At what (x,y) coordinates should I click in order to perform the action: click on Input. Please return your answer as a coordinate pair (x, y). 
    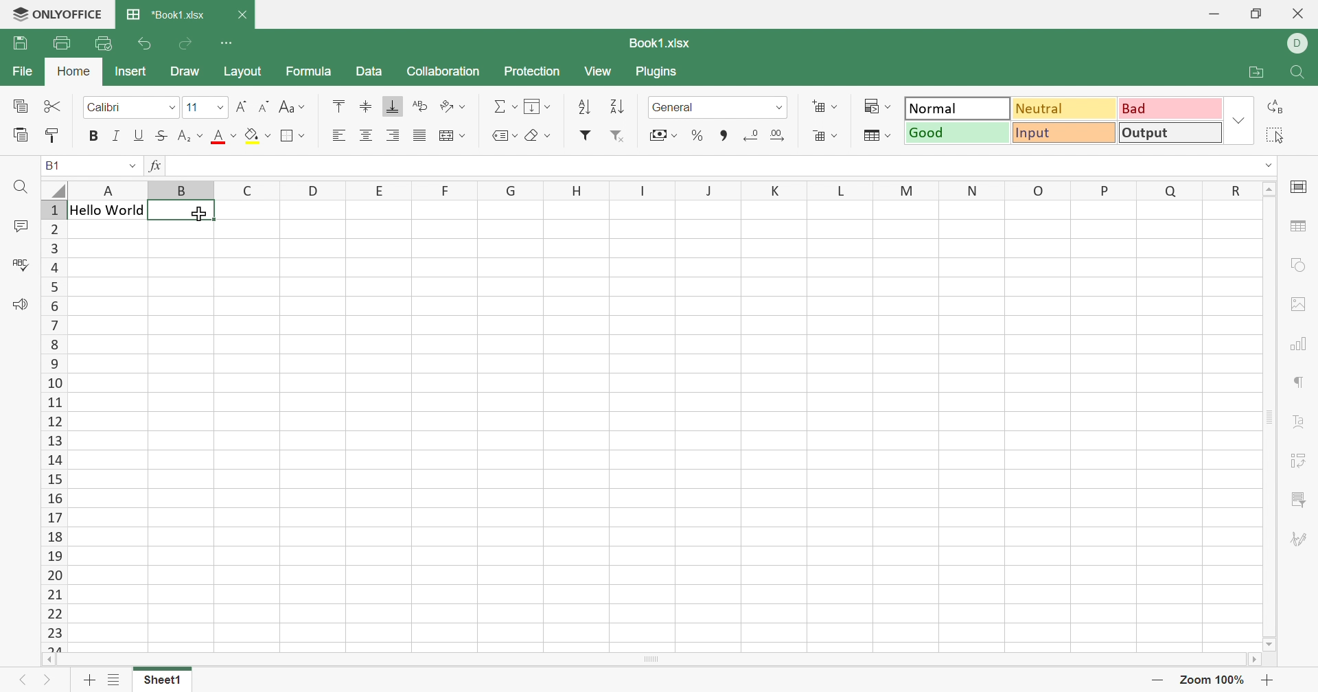
    Looking at the image, I should click on (1065, 134).